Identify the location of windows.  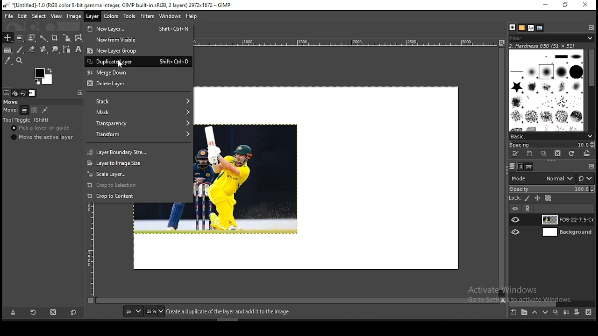
(170, 16).